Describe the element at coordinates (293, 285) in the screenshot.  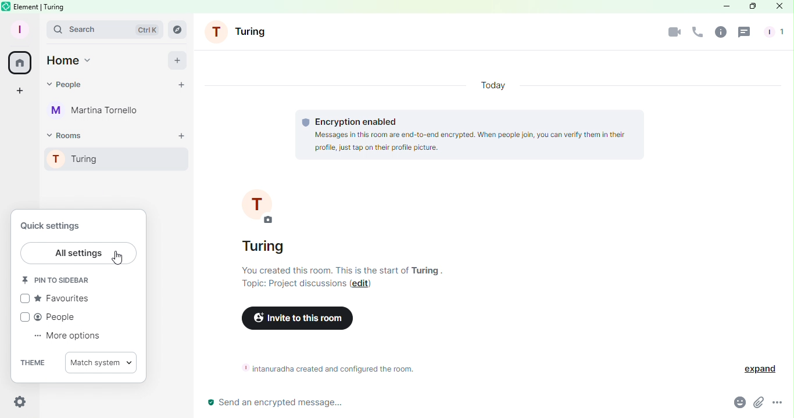
I see `Topic` at that location.